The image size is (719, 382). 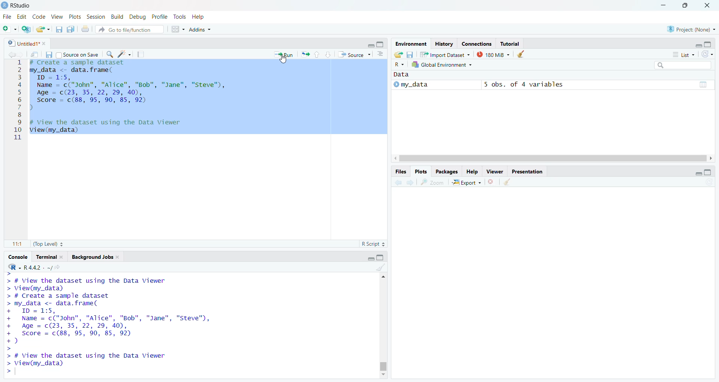 What do you see at coordinates (685, 55) in the screenshot?
I see `List` at bounding box center [685, 55].